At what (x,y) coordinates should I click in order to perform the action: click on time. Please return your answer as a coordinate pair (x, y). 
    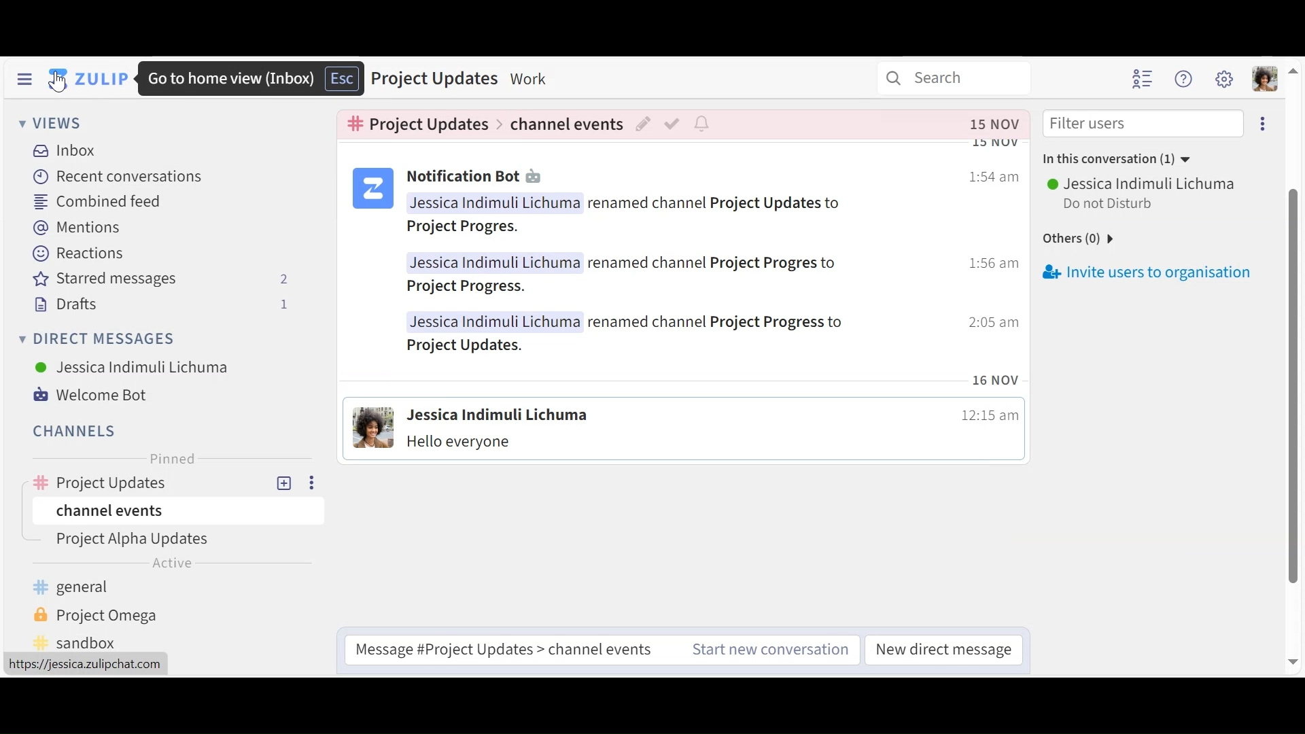
    Looking at the image, I should click on (984, 177).